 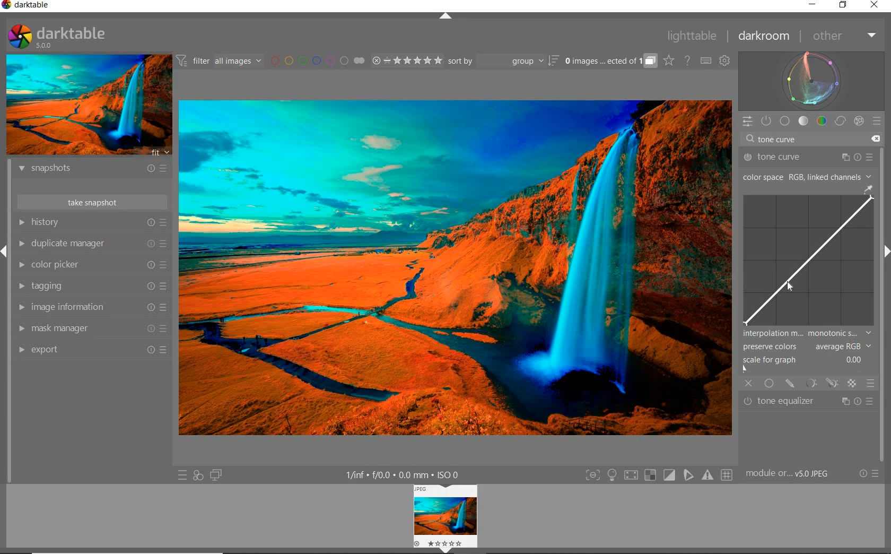 What do you see at coordinates (821, 384) in the screenshot?
I see `MASK OPTIONS` at bounding box center [821, 384].